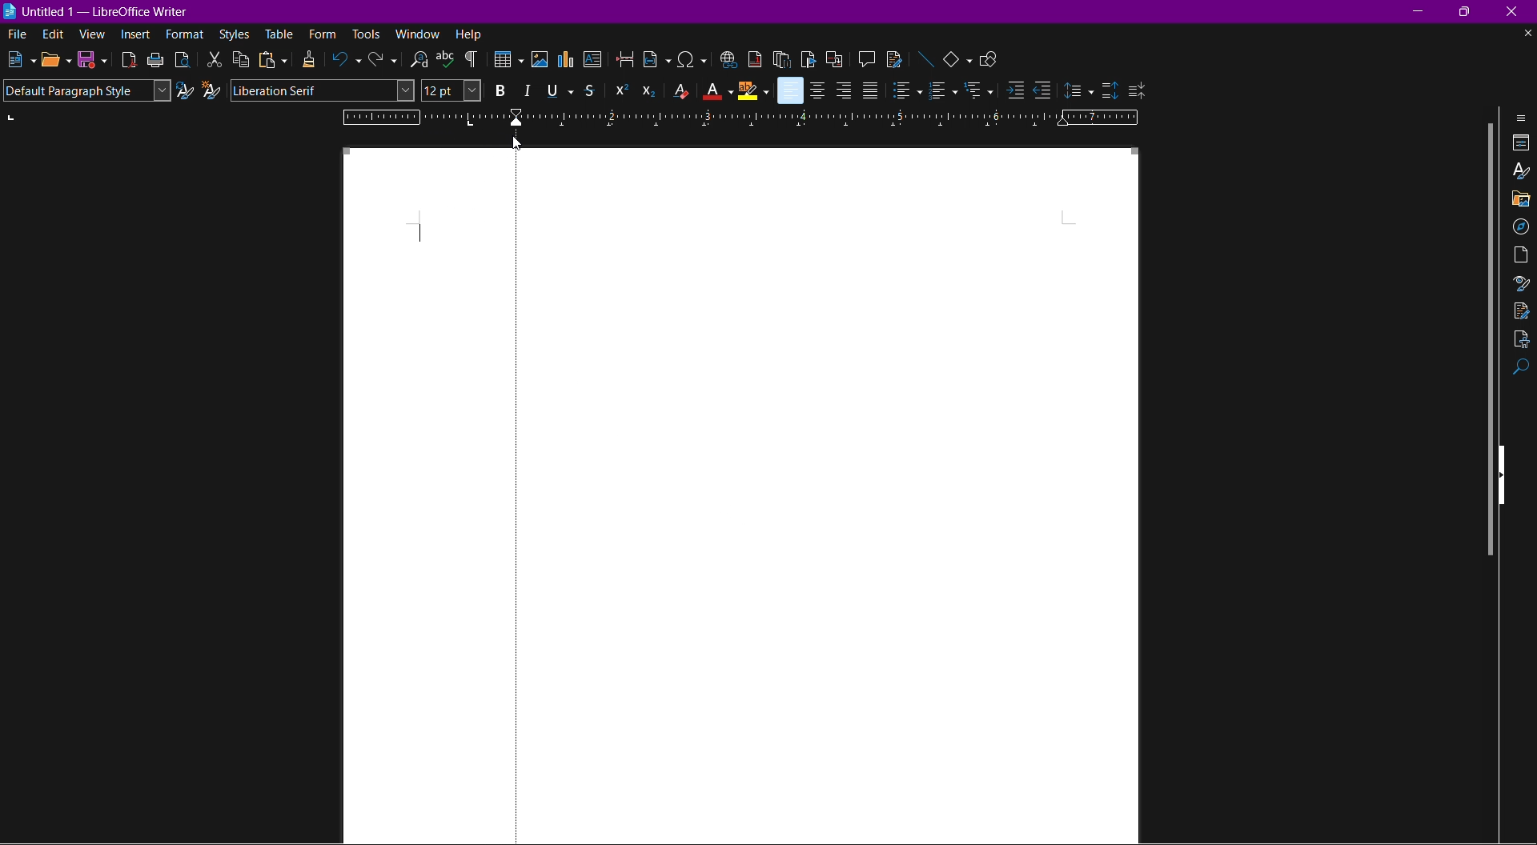  What do you see at coordinates (753, 90) in the screenshot?
I see `Character Highlighting Color` at bounding box center [753, 90].